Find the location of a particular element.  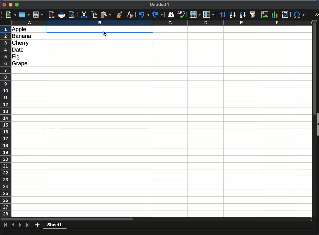

last sheet is located at coordinates (28, 225).